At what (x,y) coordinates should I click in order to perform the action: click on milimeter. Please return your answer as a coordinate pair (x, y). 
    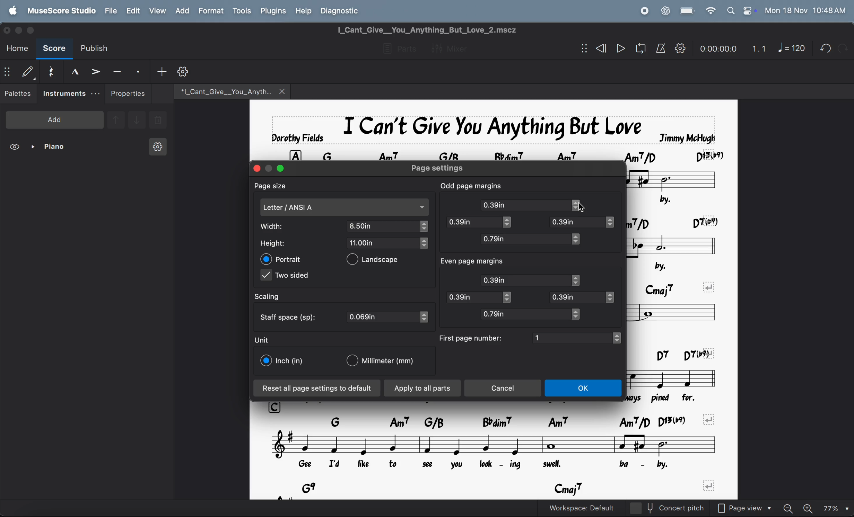
    Looking at the image, I should click on (384, 362).